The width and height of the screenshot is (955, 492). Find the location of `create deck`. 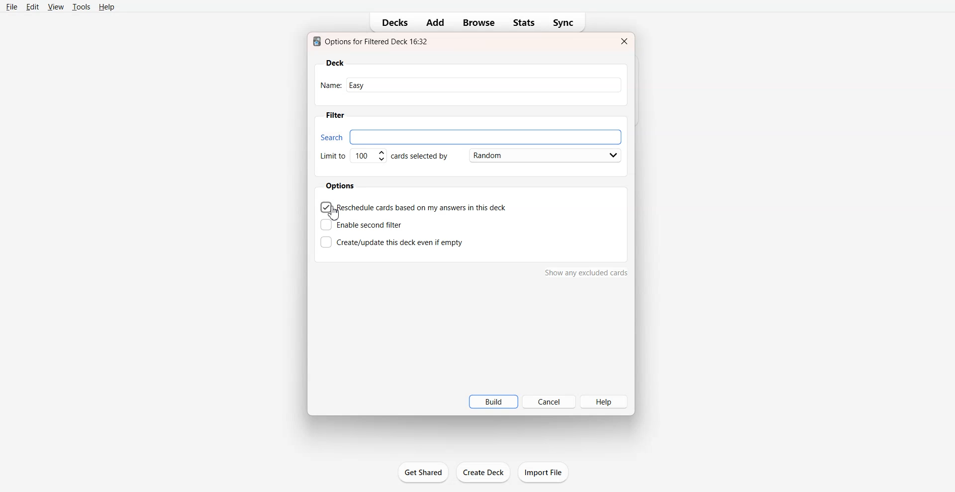

create deck is located at coordinates (486, 473).